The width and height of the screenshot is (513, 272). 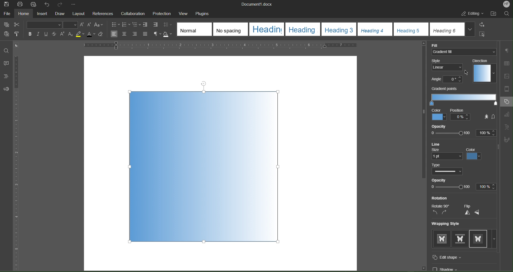 I want to click on Justify, so click(x=146, y=34).